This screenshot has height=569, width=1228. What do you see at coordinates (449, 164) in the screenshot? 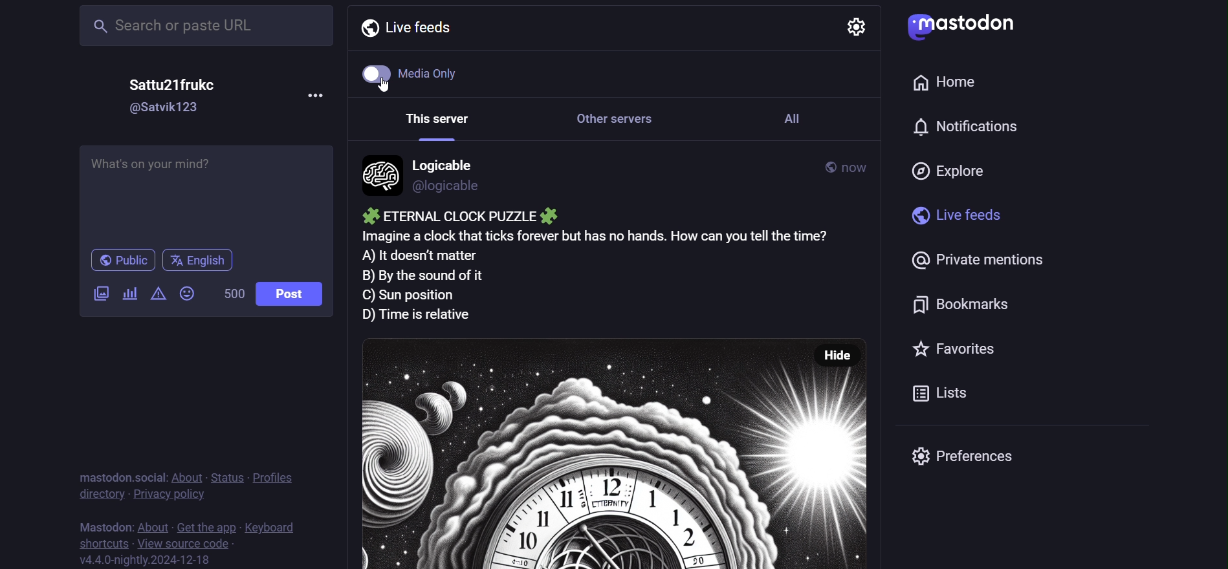
I see `logicable` at bounding box center [449, 164].